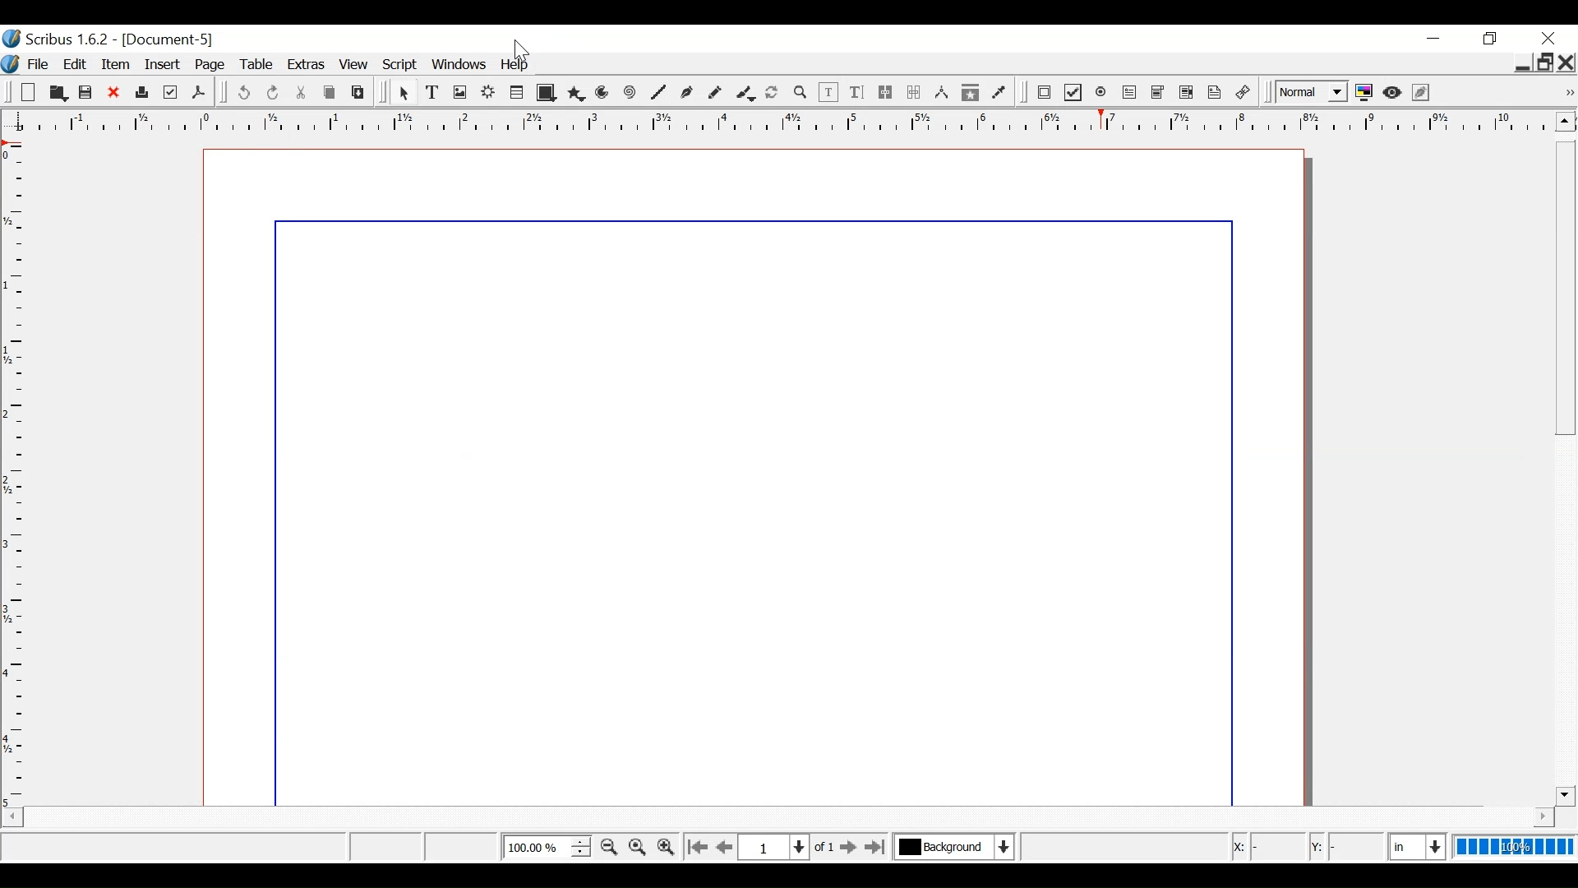 Image resolution: width=1578 pixels, height=888 pixels. What do you see at coordinates (1394, 93) in the screenshot?
I see `Preview mode` at bounding box center [1394, 93].